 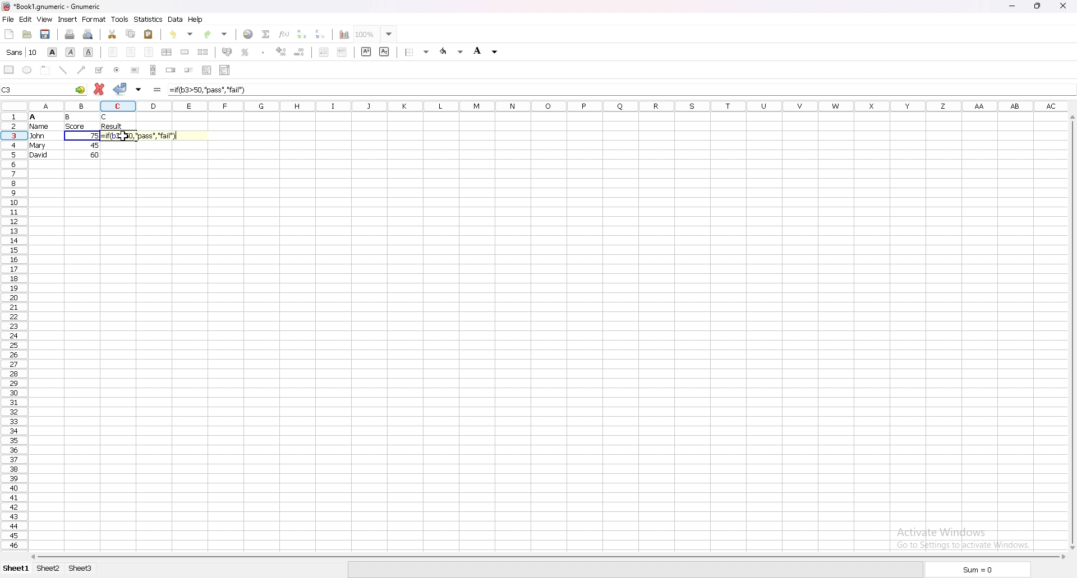 What do you see at coordinates (25, 20) in the screenshot?
I see `edit` at bounding box center [25, 20].